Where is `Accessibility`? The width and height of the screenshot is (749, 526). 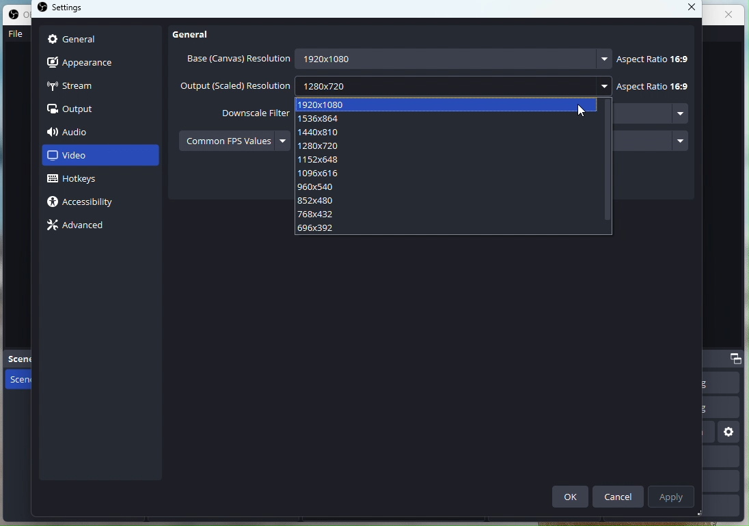
Accessibility is located at coordinates (87, 204).